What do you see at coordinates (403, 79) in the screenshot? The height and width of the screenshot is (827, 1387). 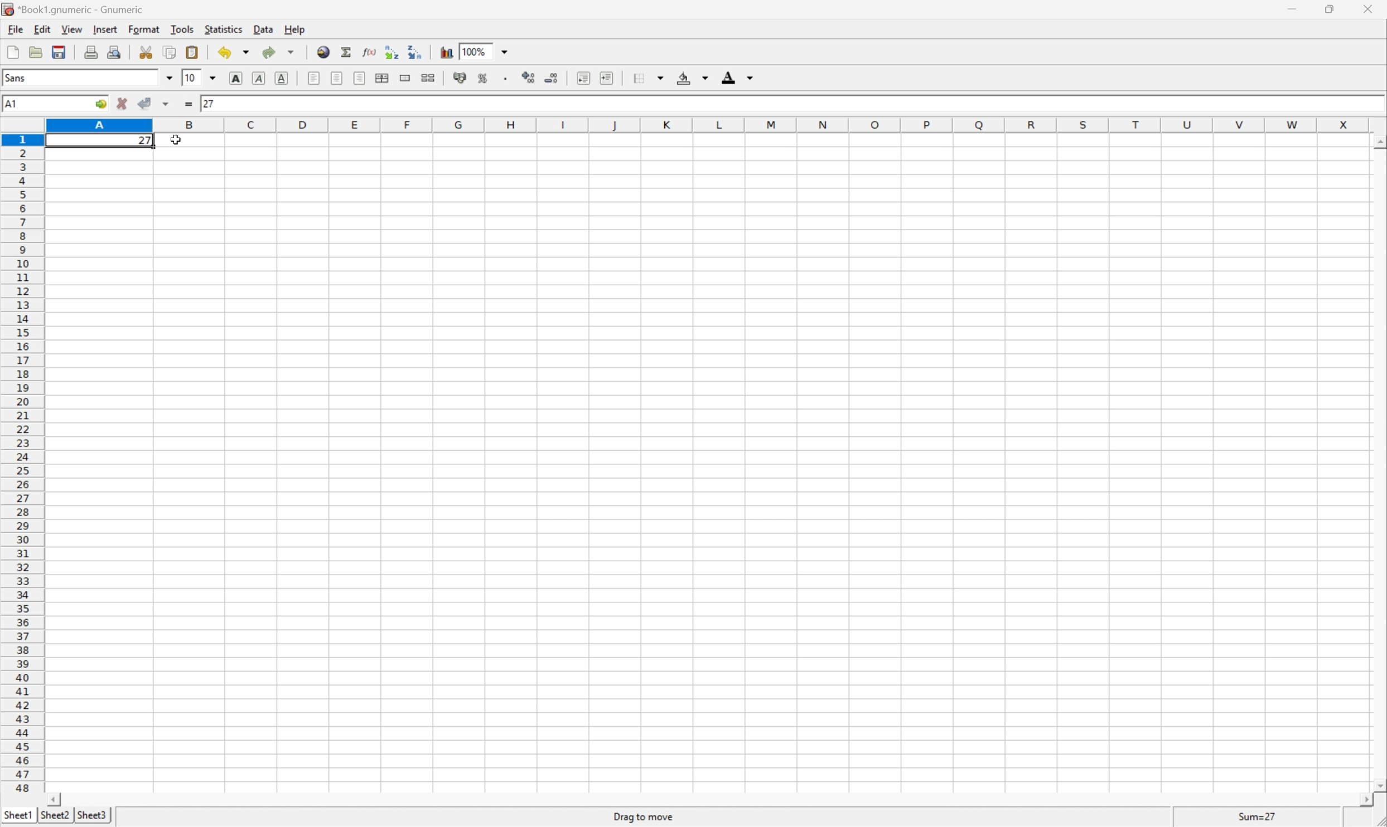 I see `Merge a range of cells` at bounding box center [403, 79].